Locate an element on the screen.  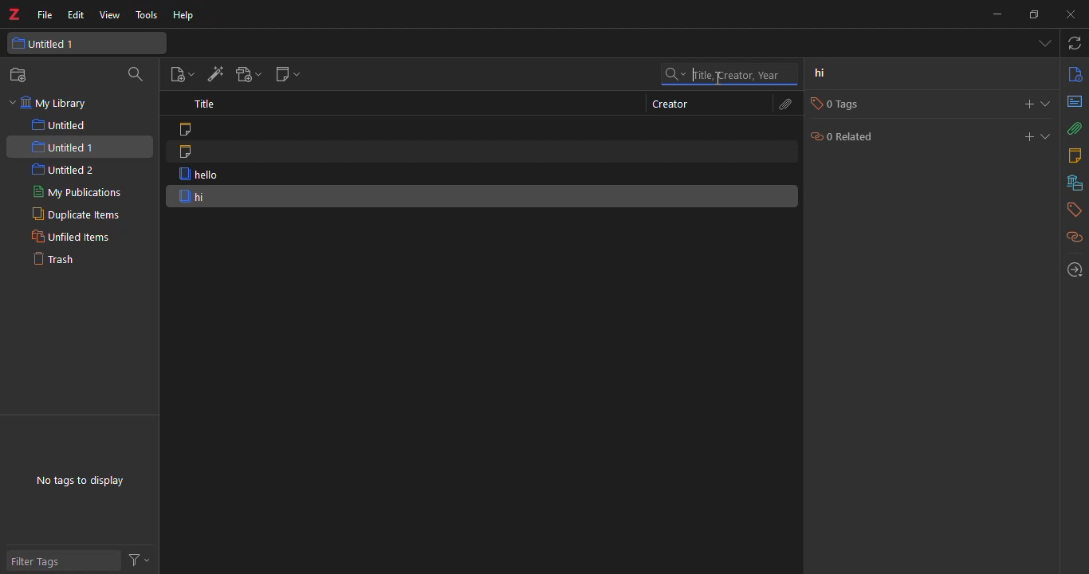
cursor is located at coordinates (714, 81).